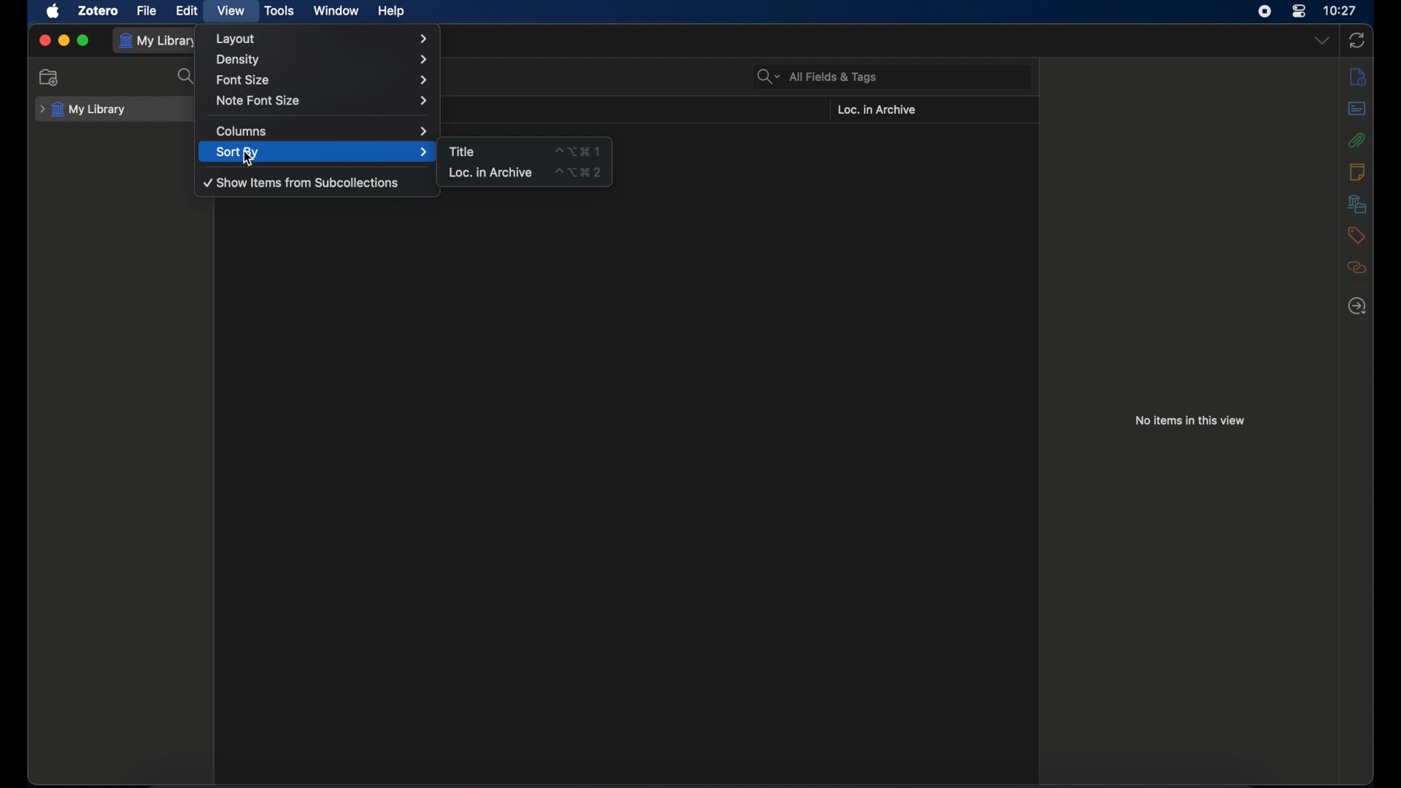 The width and height of the screenshot is (1401, 788). I want to click on note font size, so click(321, 100).